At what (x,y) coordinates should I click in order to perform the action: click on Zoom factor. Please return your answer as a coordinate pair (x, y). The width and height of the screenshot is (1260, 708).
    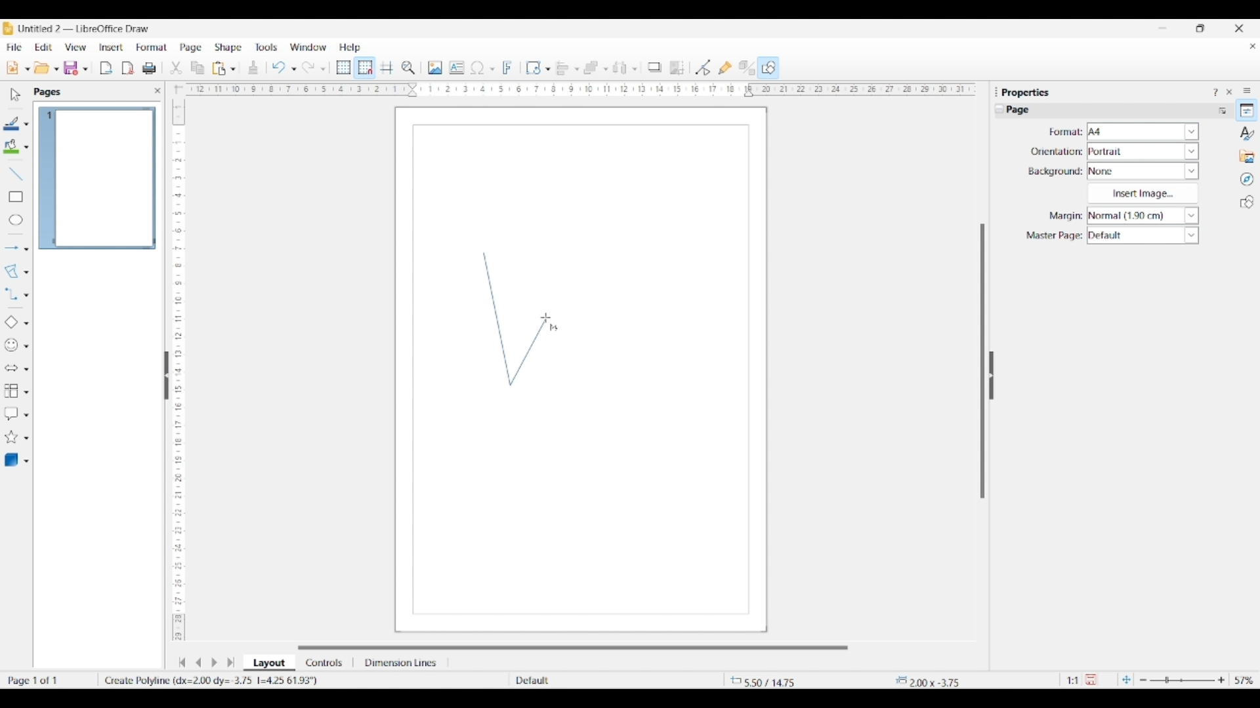
    Looking at the image, I should click on (1245, 680).